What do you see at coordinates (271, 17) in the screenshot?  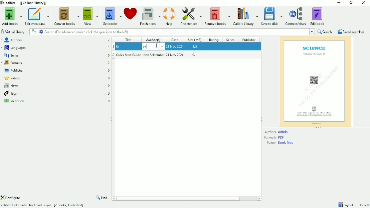 I see `Save to disk` at bounding box center [271, 17].